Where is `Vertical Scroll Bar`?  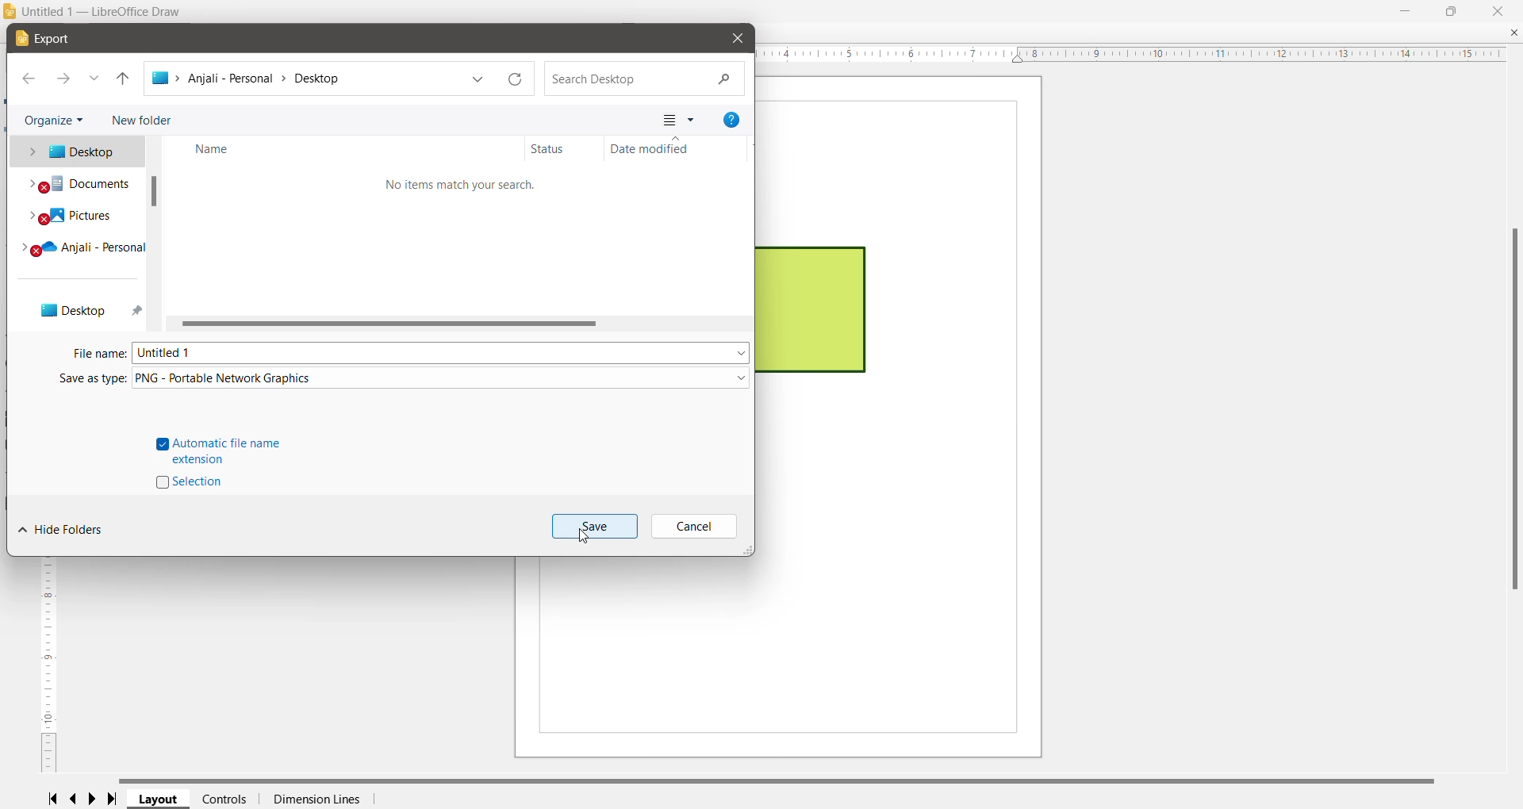
Vertical Scroll Bar is located at coordinates (1512, 408).